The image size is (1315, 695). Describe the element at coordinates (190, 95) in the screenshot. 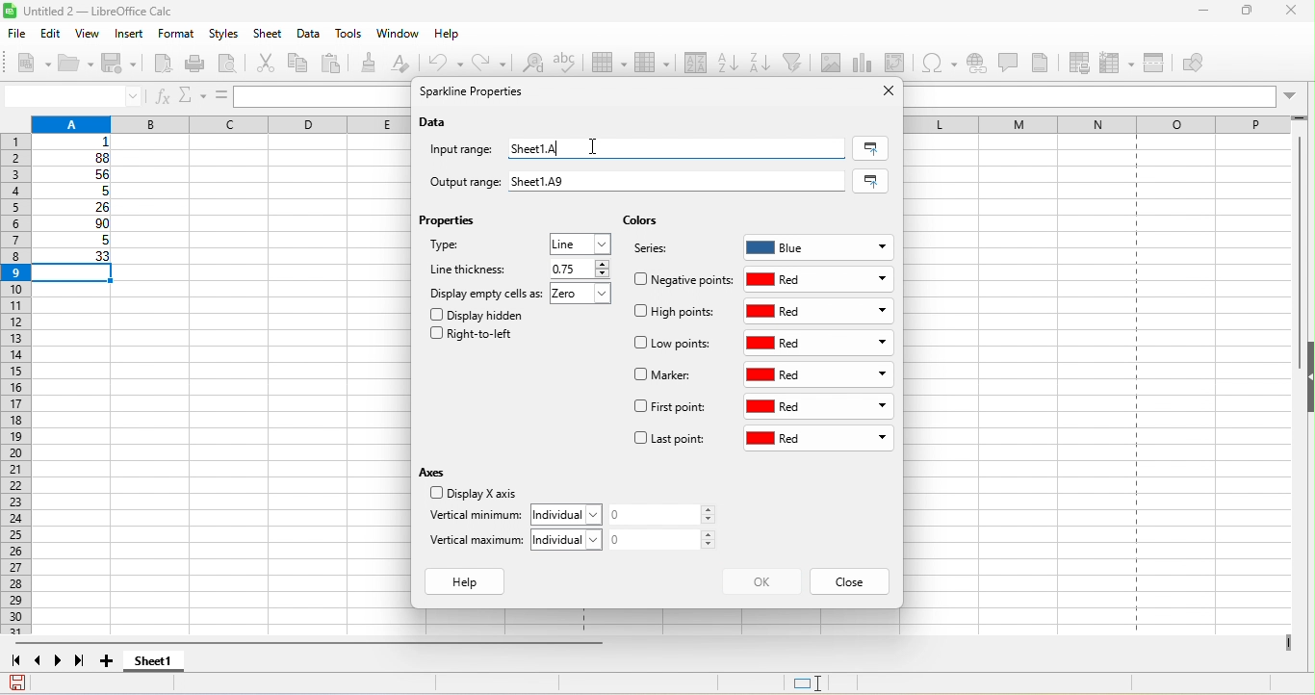

I see `select function` at that location.